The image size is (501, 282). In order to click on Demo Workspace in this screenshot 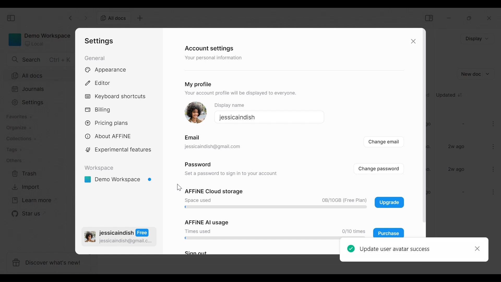, I will do `click(119, 180)`.